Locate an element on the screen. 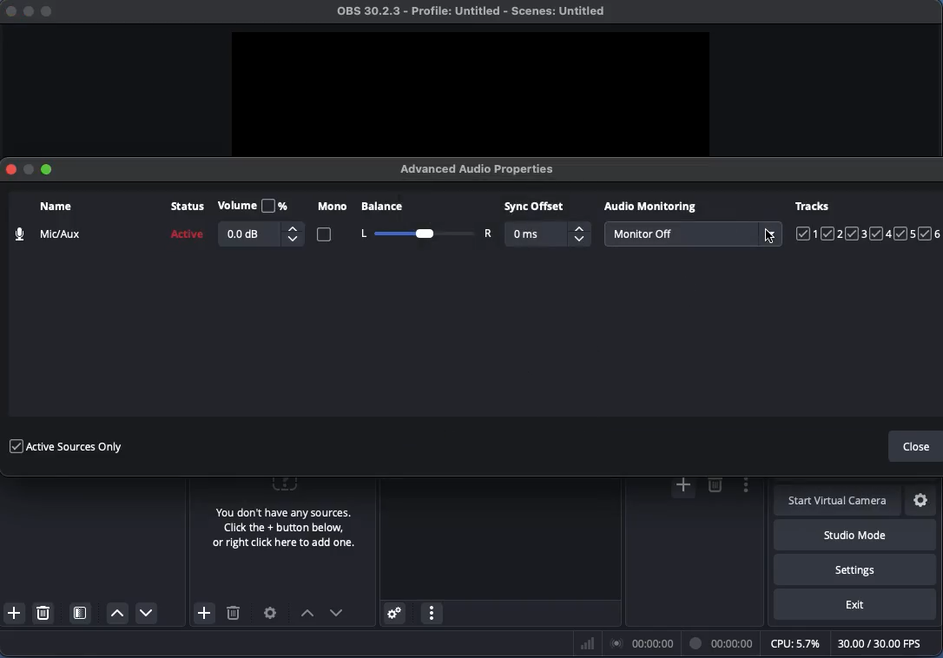 The width and height of the screenshot is (943, 658). Close is located at coordinates (9, 168).